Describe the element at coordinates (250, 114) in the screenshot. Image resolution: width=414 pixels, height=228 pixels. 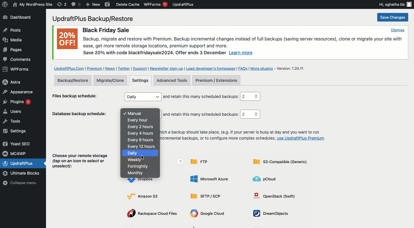
I see `2` at that location.